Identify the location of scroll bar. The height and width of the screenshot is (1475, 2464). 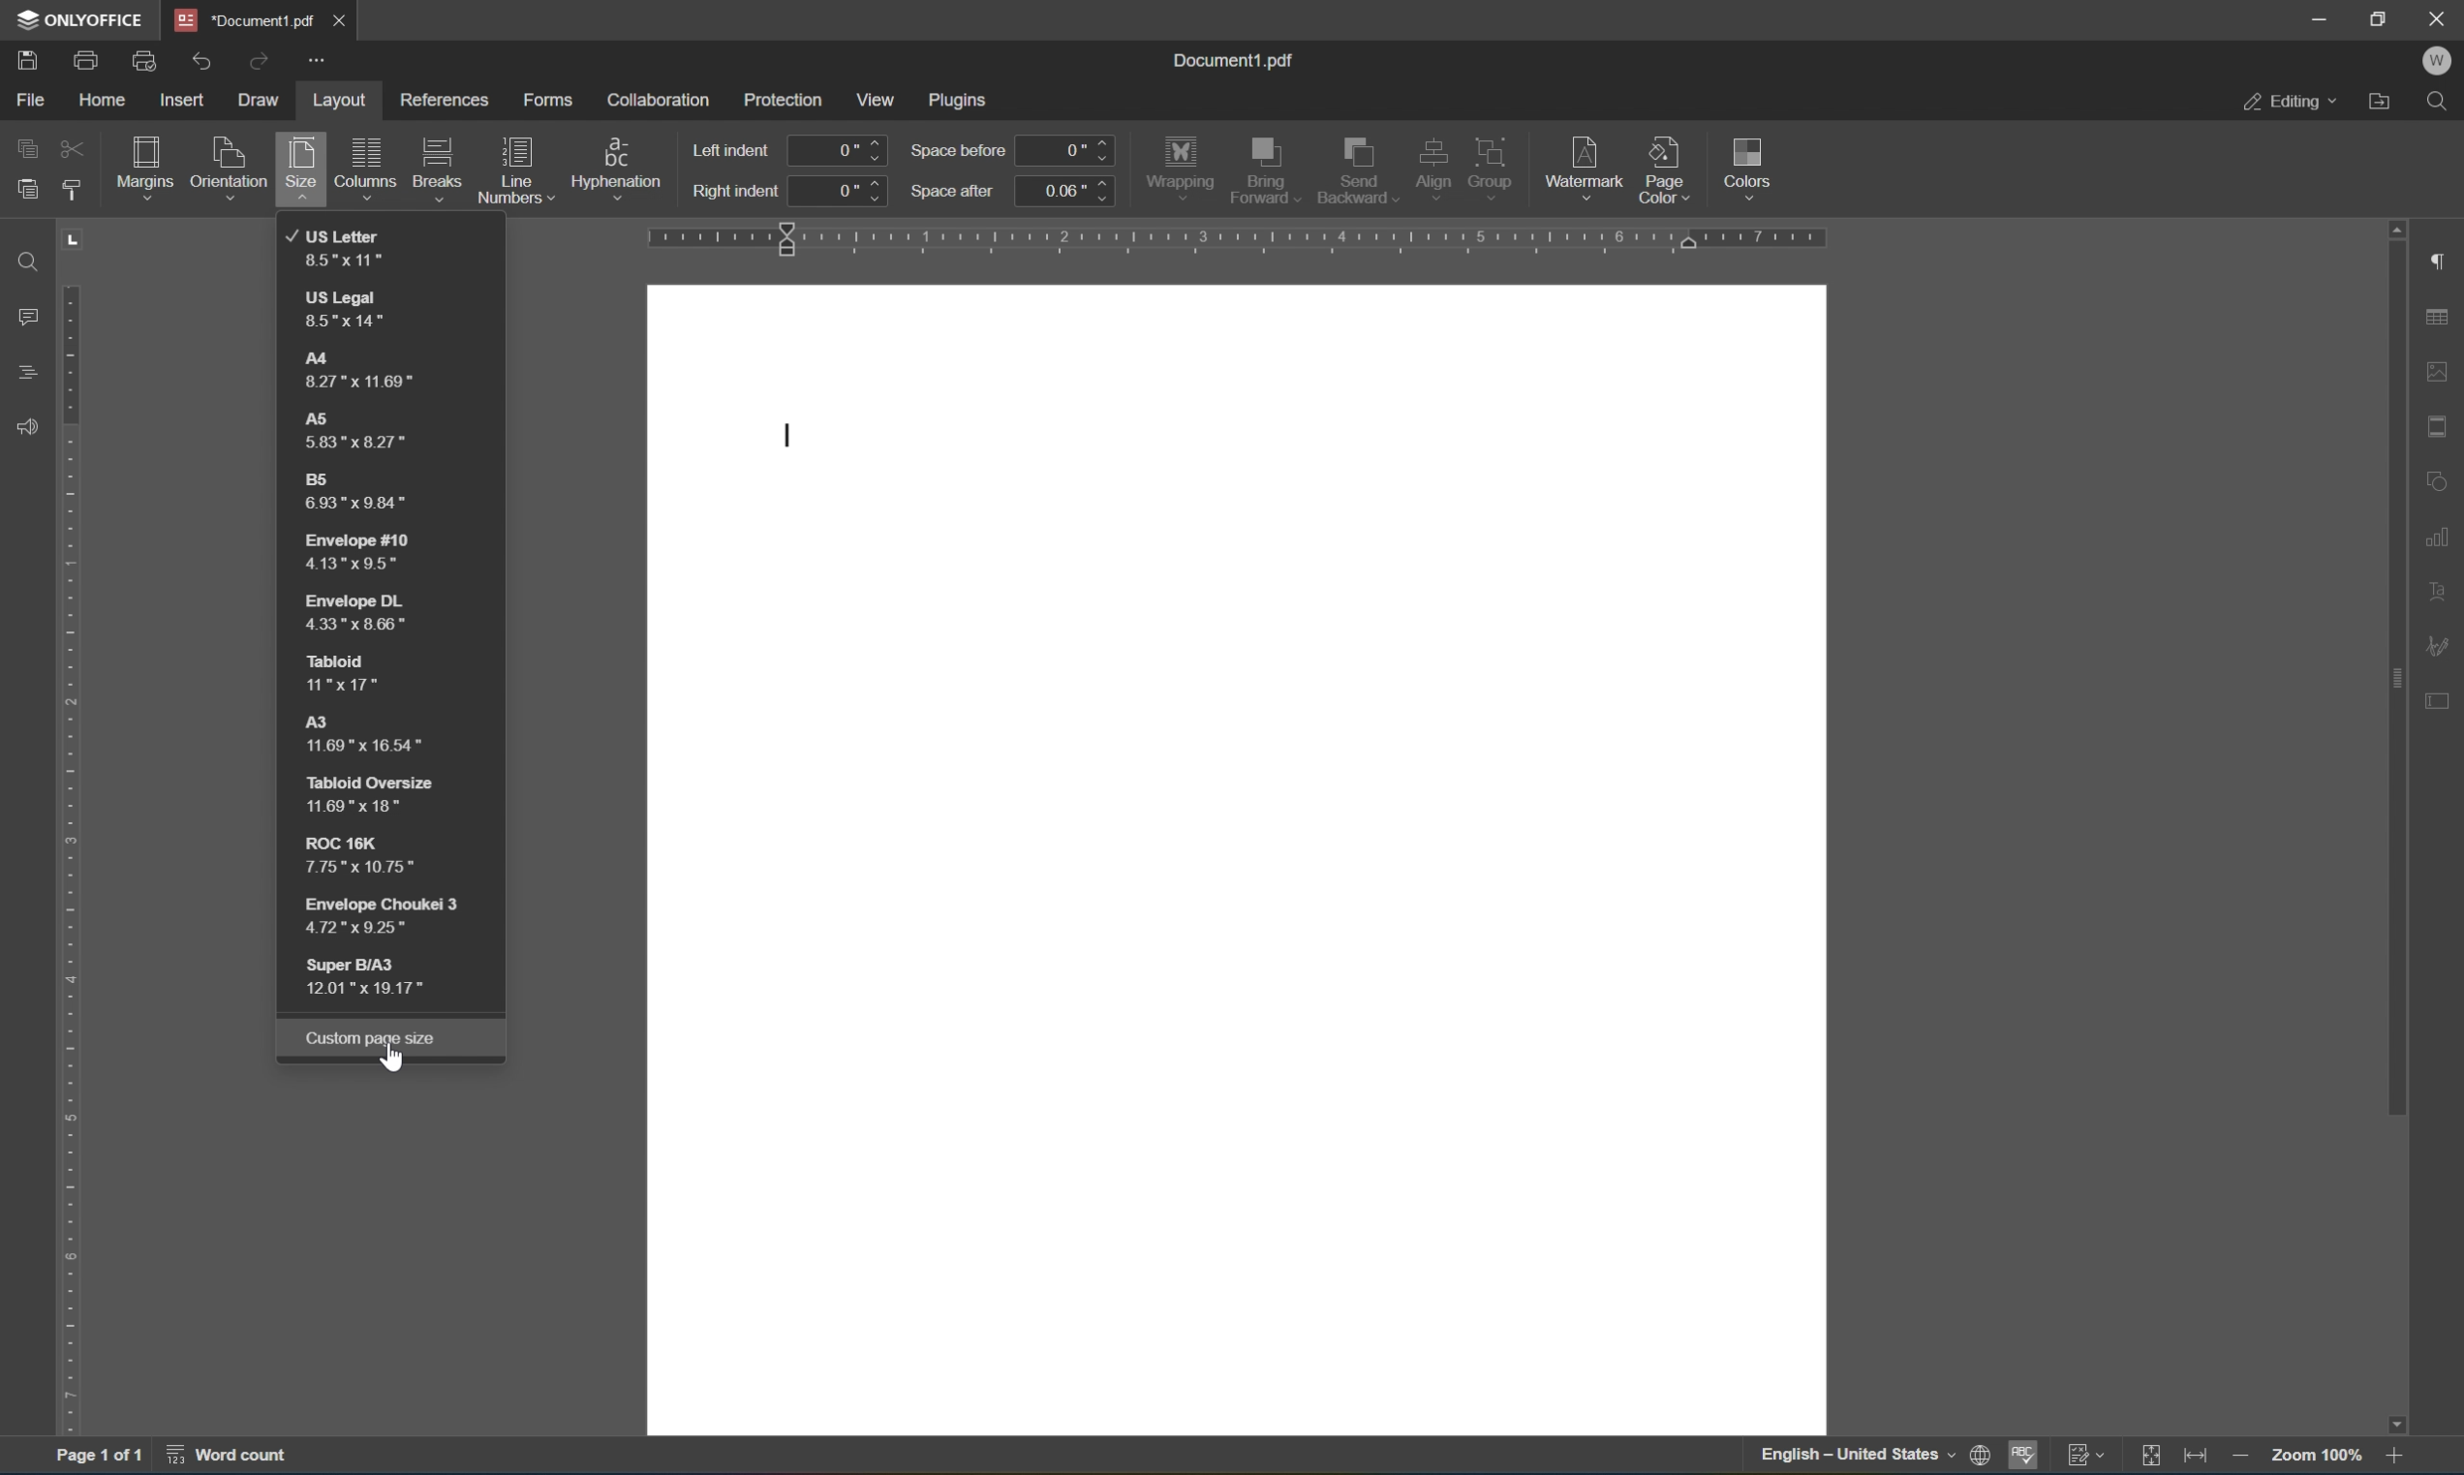
(2395, 826).